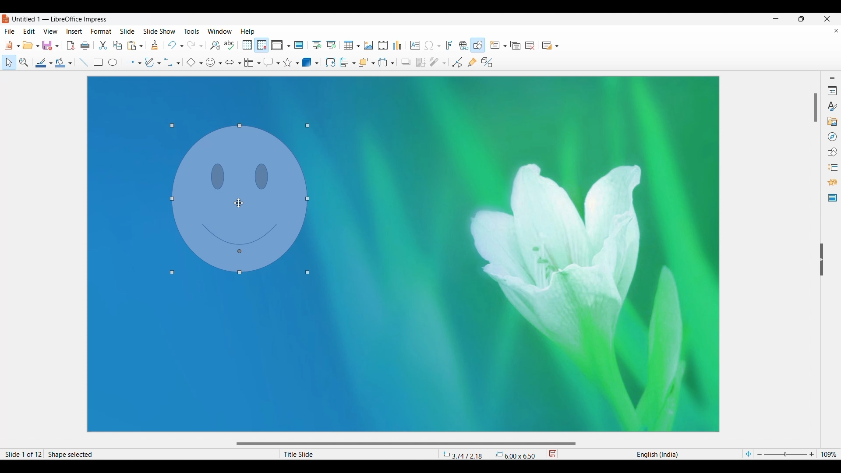  What do you see at coordinates (392, 63) in the screenshot?
I see `Select objects to distribute options` at bounding box center [392, 63].